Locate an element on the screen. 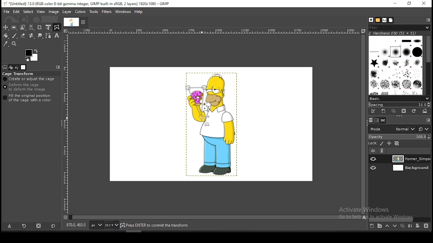 The height and width of the screenshot is (243, 433). scroll bar is located at coordinates (400, 219).